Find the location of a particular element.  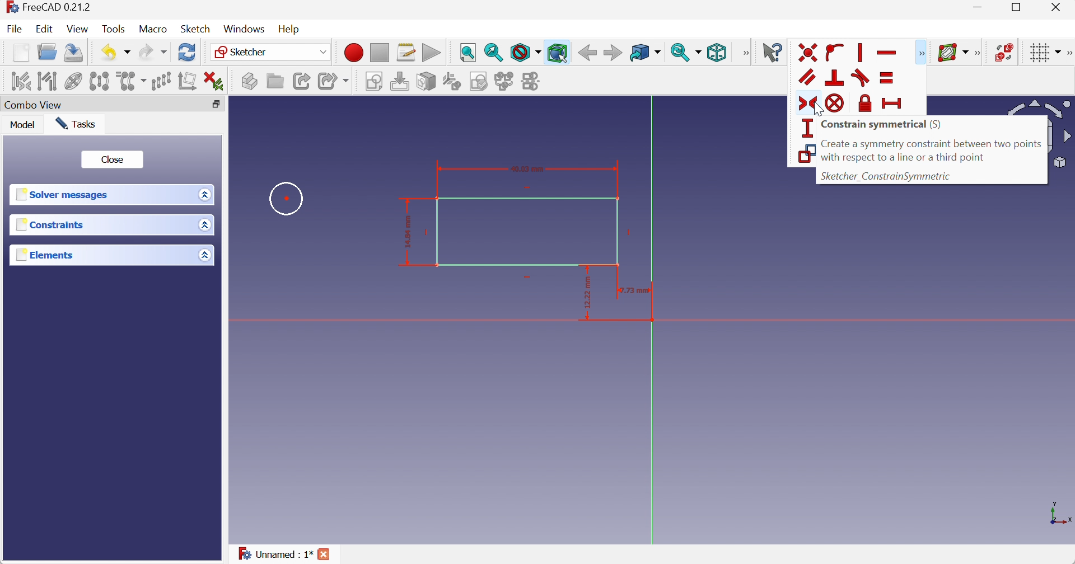

Constrain perpendicular is located at coordinates (835, 78).